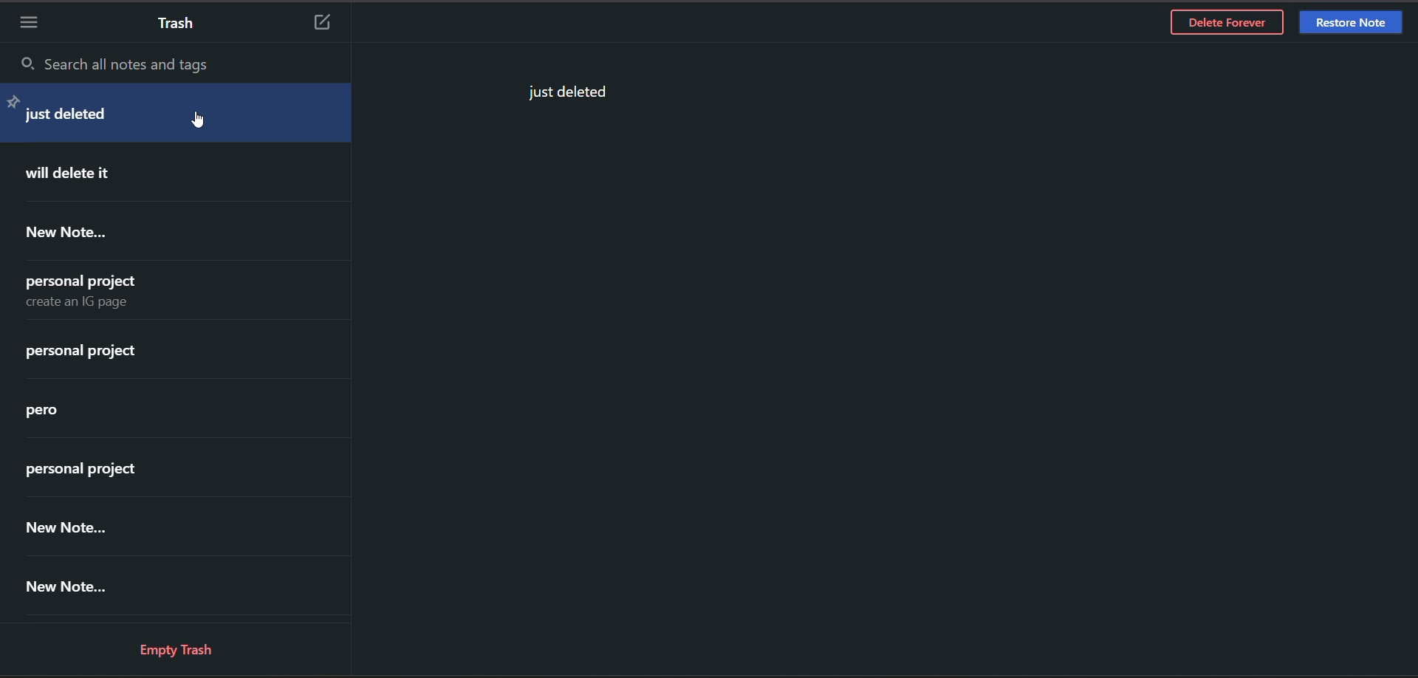 This screenshot has height=678, width=1418. I want to click on new note, so click(328, 24).